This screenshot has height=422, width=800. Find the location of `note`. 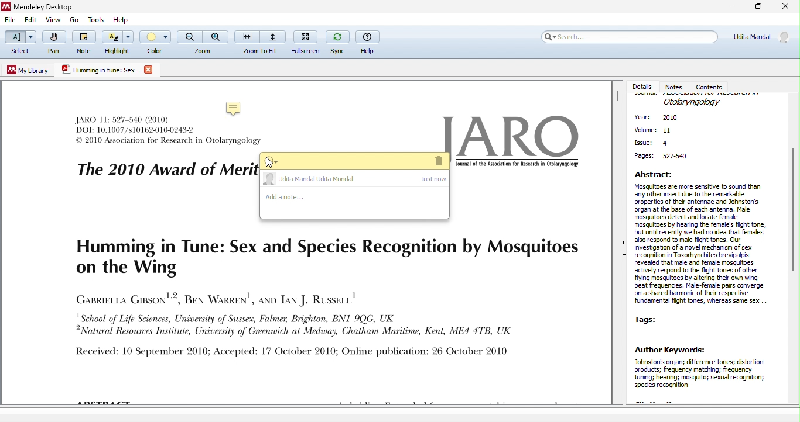

note is located at coordinates (82, 41).